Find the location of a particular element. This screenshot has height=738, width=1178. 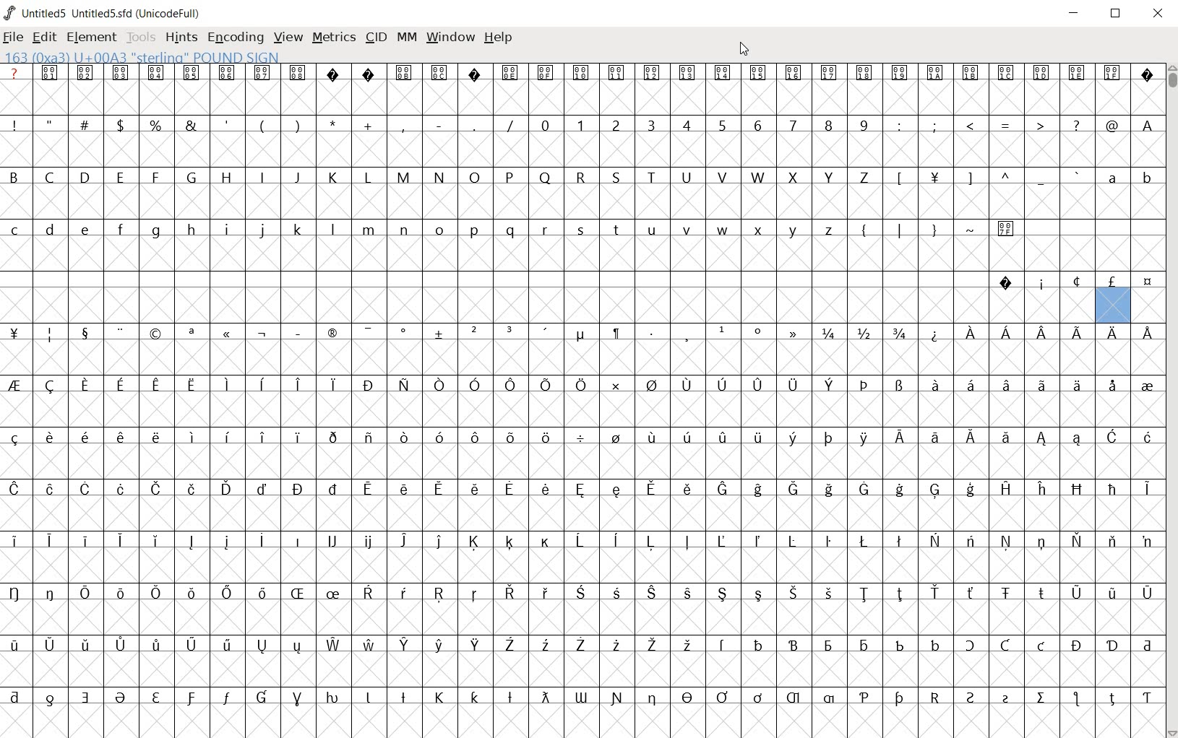

Symbol is located at coordinates (1112, 282).